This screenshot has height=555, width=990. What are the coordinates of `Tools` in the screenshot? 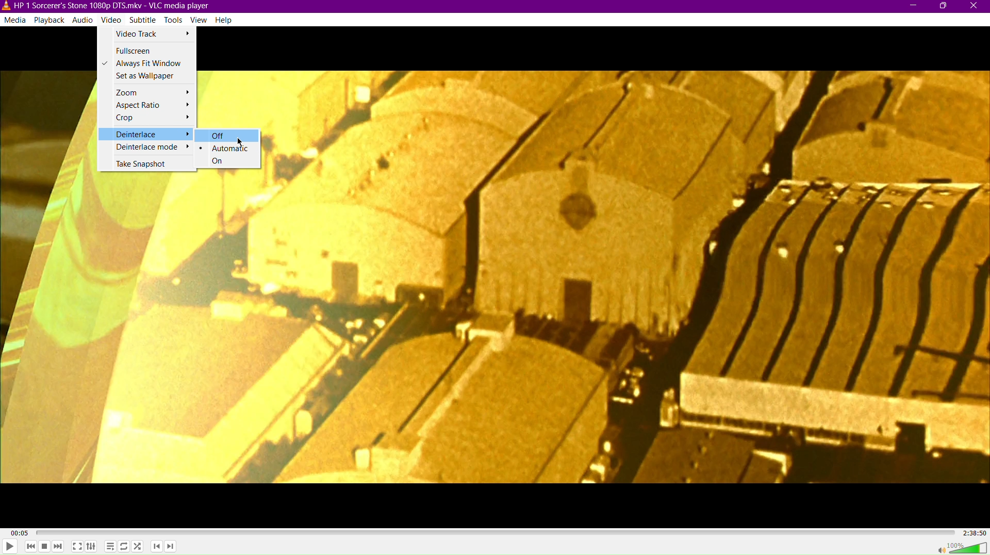 It's located at (174, 21).